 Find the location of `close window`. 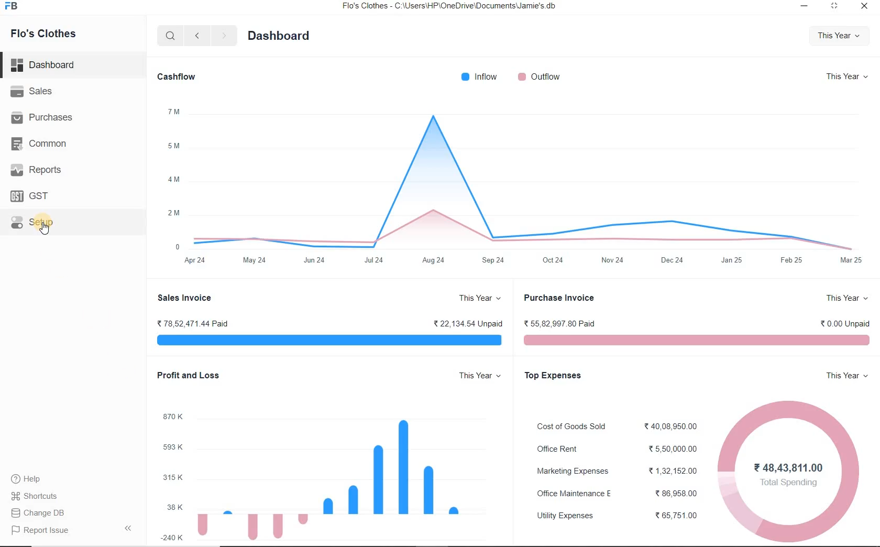

close window is located at coordinates (865, 7).